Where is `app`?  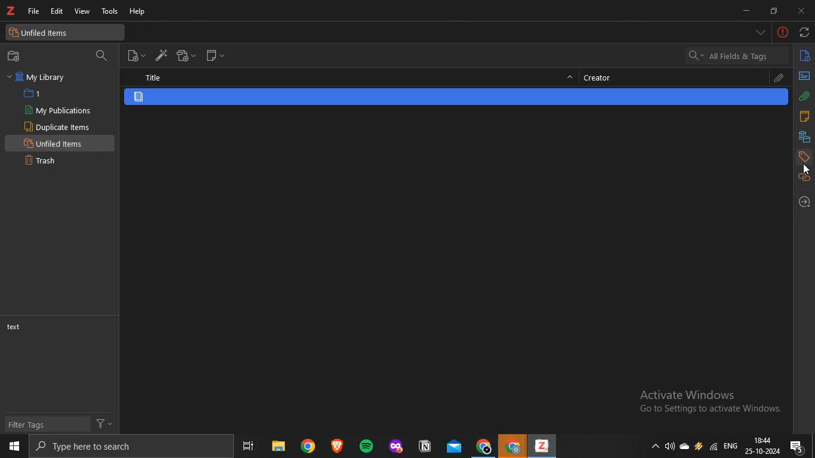
app is located at coordinates (398, 447).